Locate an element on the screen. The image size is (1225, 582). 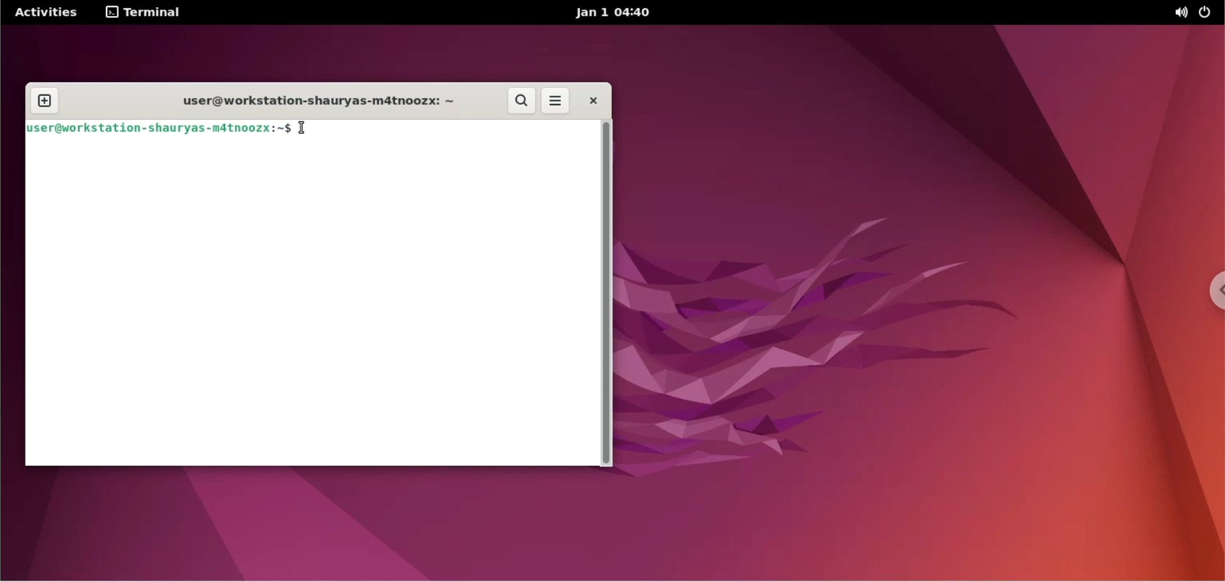
search is located at coordinates (519, 100).